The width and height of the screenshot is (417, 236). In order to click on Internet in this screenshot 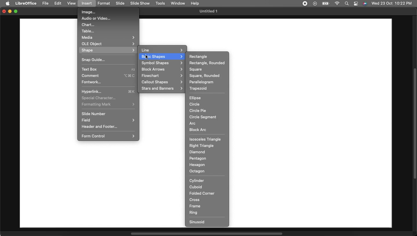, I will do `click(337, 4)`.